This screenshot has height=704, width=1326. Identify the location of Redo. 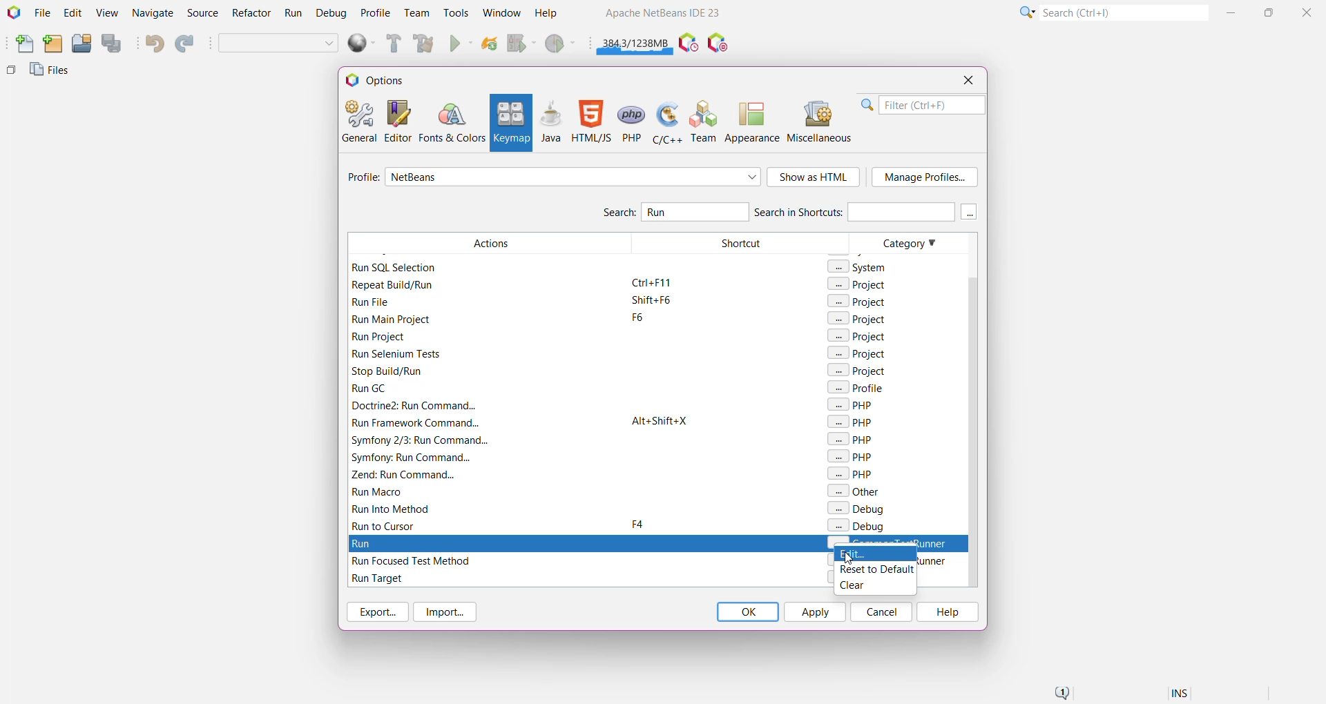
(186, 44).